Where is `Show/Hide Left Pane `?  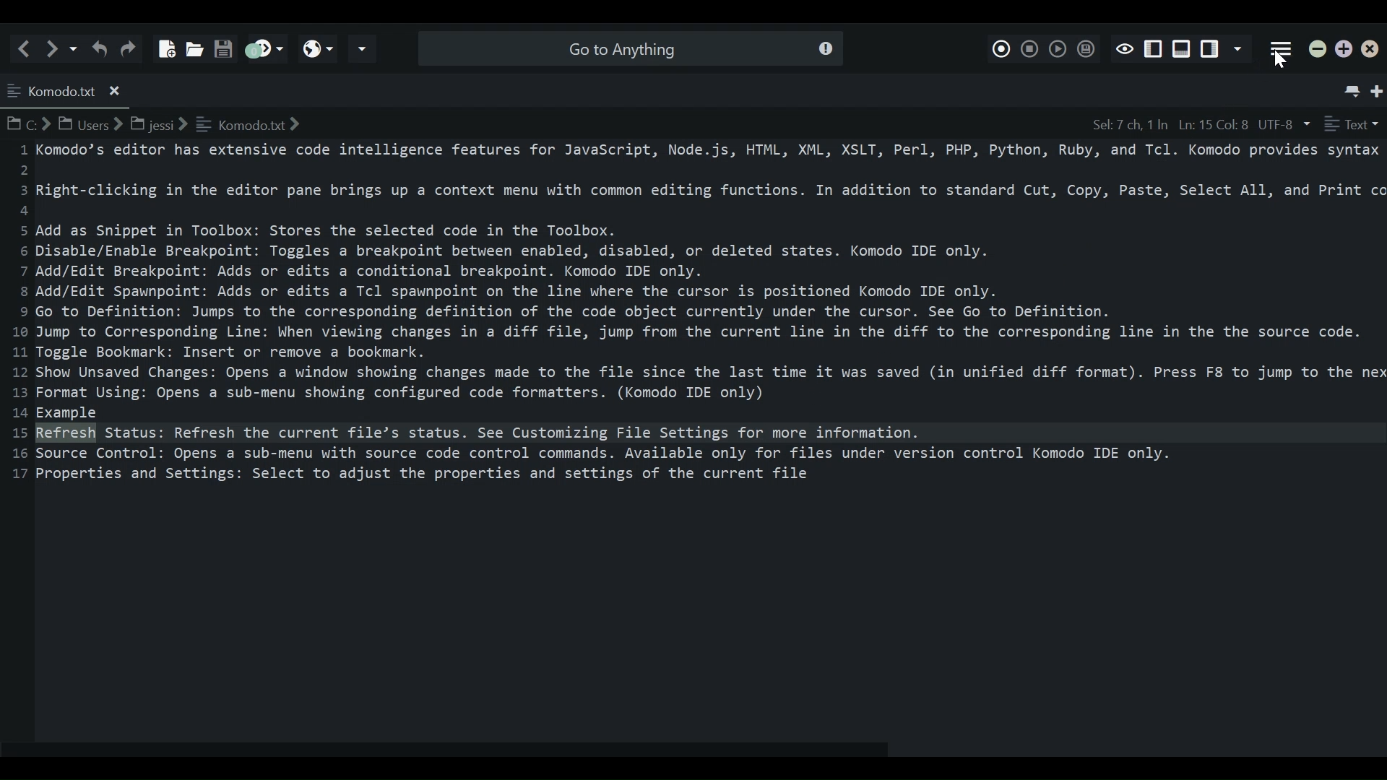 Show/Hide Left Pane  is located at coordinates (1211, 50).